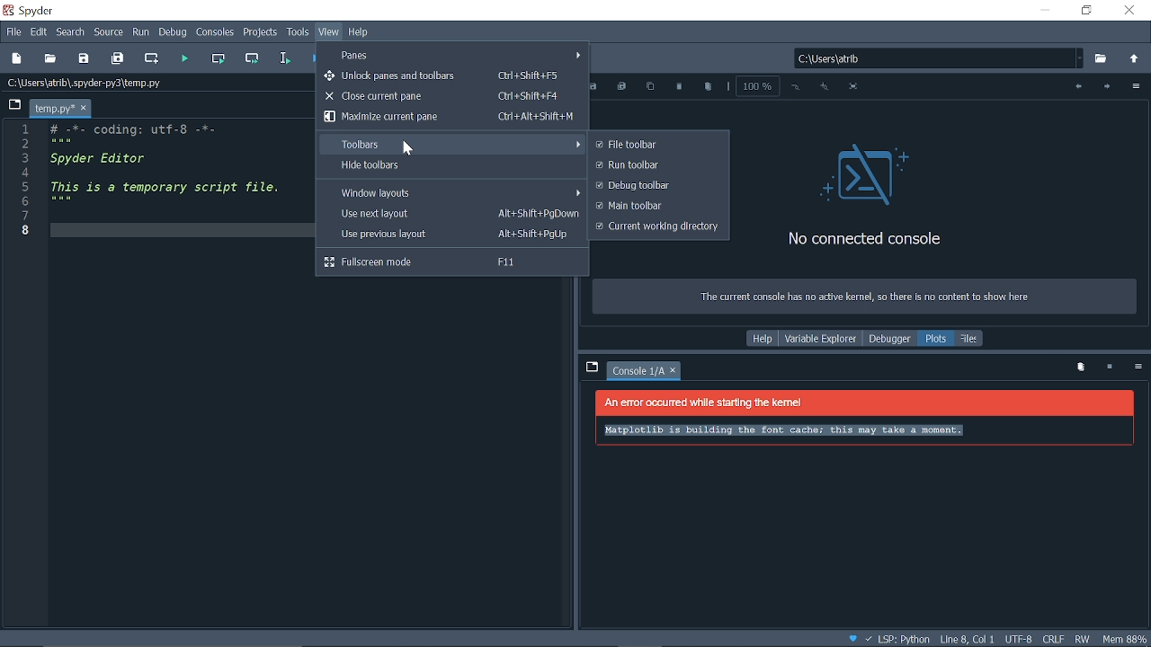  Describe the element at coordinates (755, 85) in the screenshot. I see `Current zoom` at that location.